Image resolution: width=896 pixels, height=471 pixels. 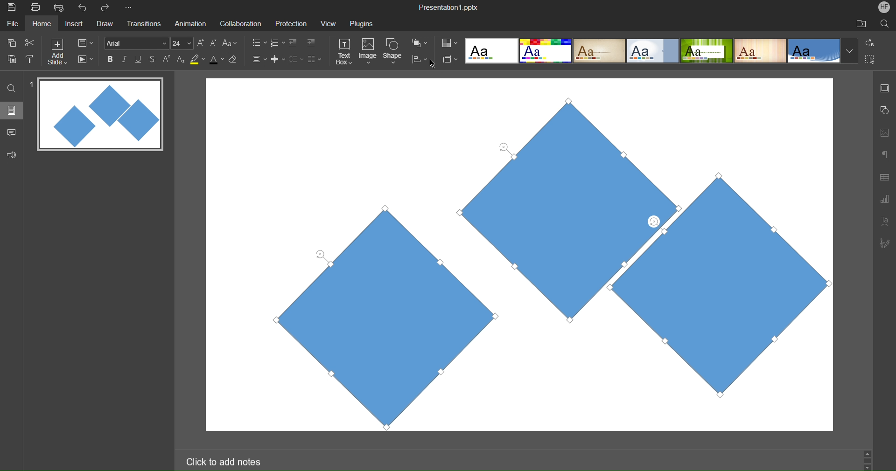 I want to click on Font Case Settings, so click(x=230, y=42).